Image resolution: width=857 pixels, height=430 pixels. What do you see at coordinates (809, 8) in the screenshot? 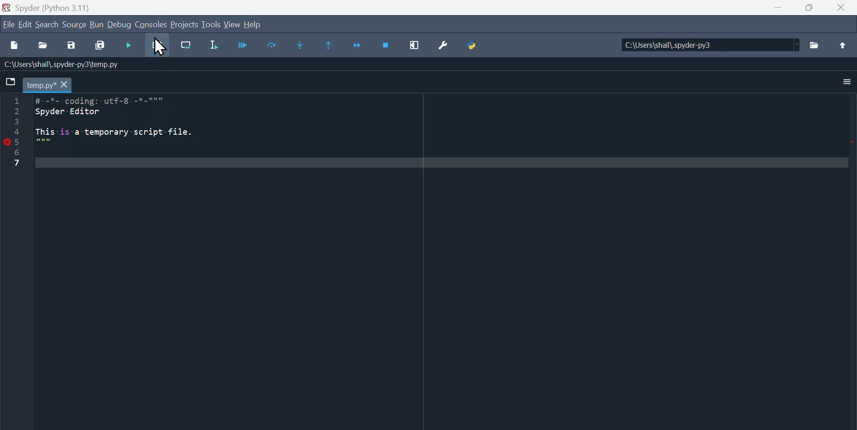
I see `maximize` at bounding box center [809, 8].